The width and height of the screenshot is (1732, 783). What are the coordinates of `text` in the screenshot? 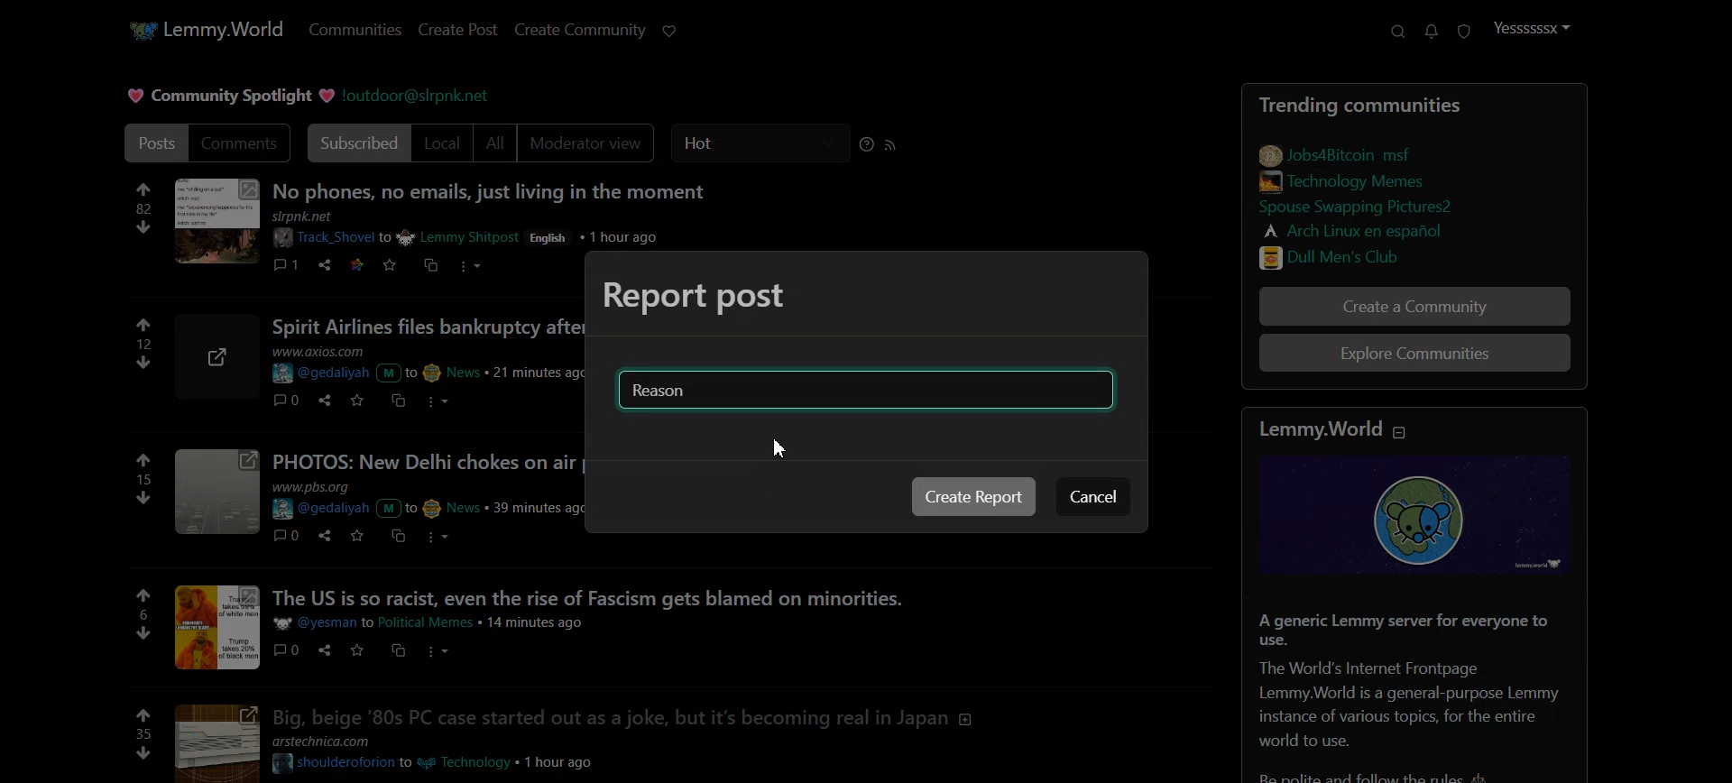 It's located at (1331, 429).